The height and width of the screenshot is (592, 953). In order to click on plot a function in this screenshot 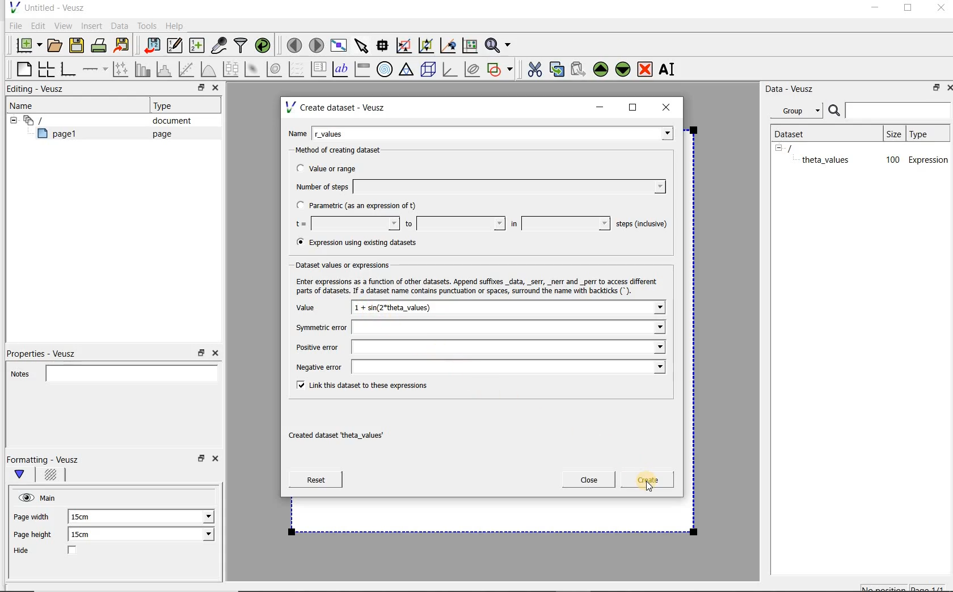, I will do `click(208, 69)`.